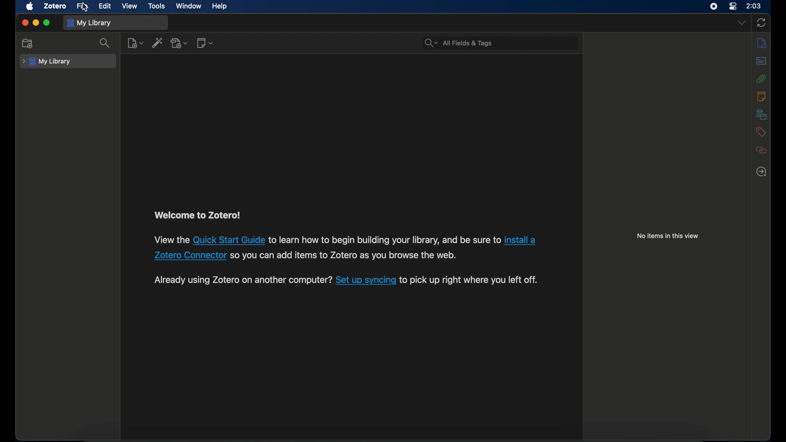  I want to click on link, so click(519, 241).